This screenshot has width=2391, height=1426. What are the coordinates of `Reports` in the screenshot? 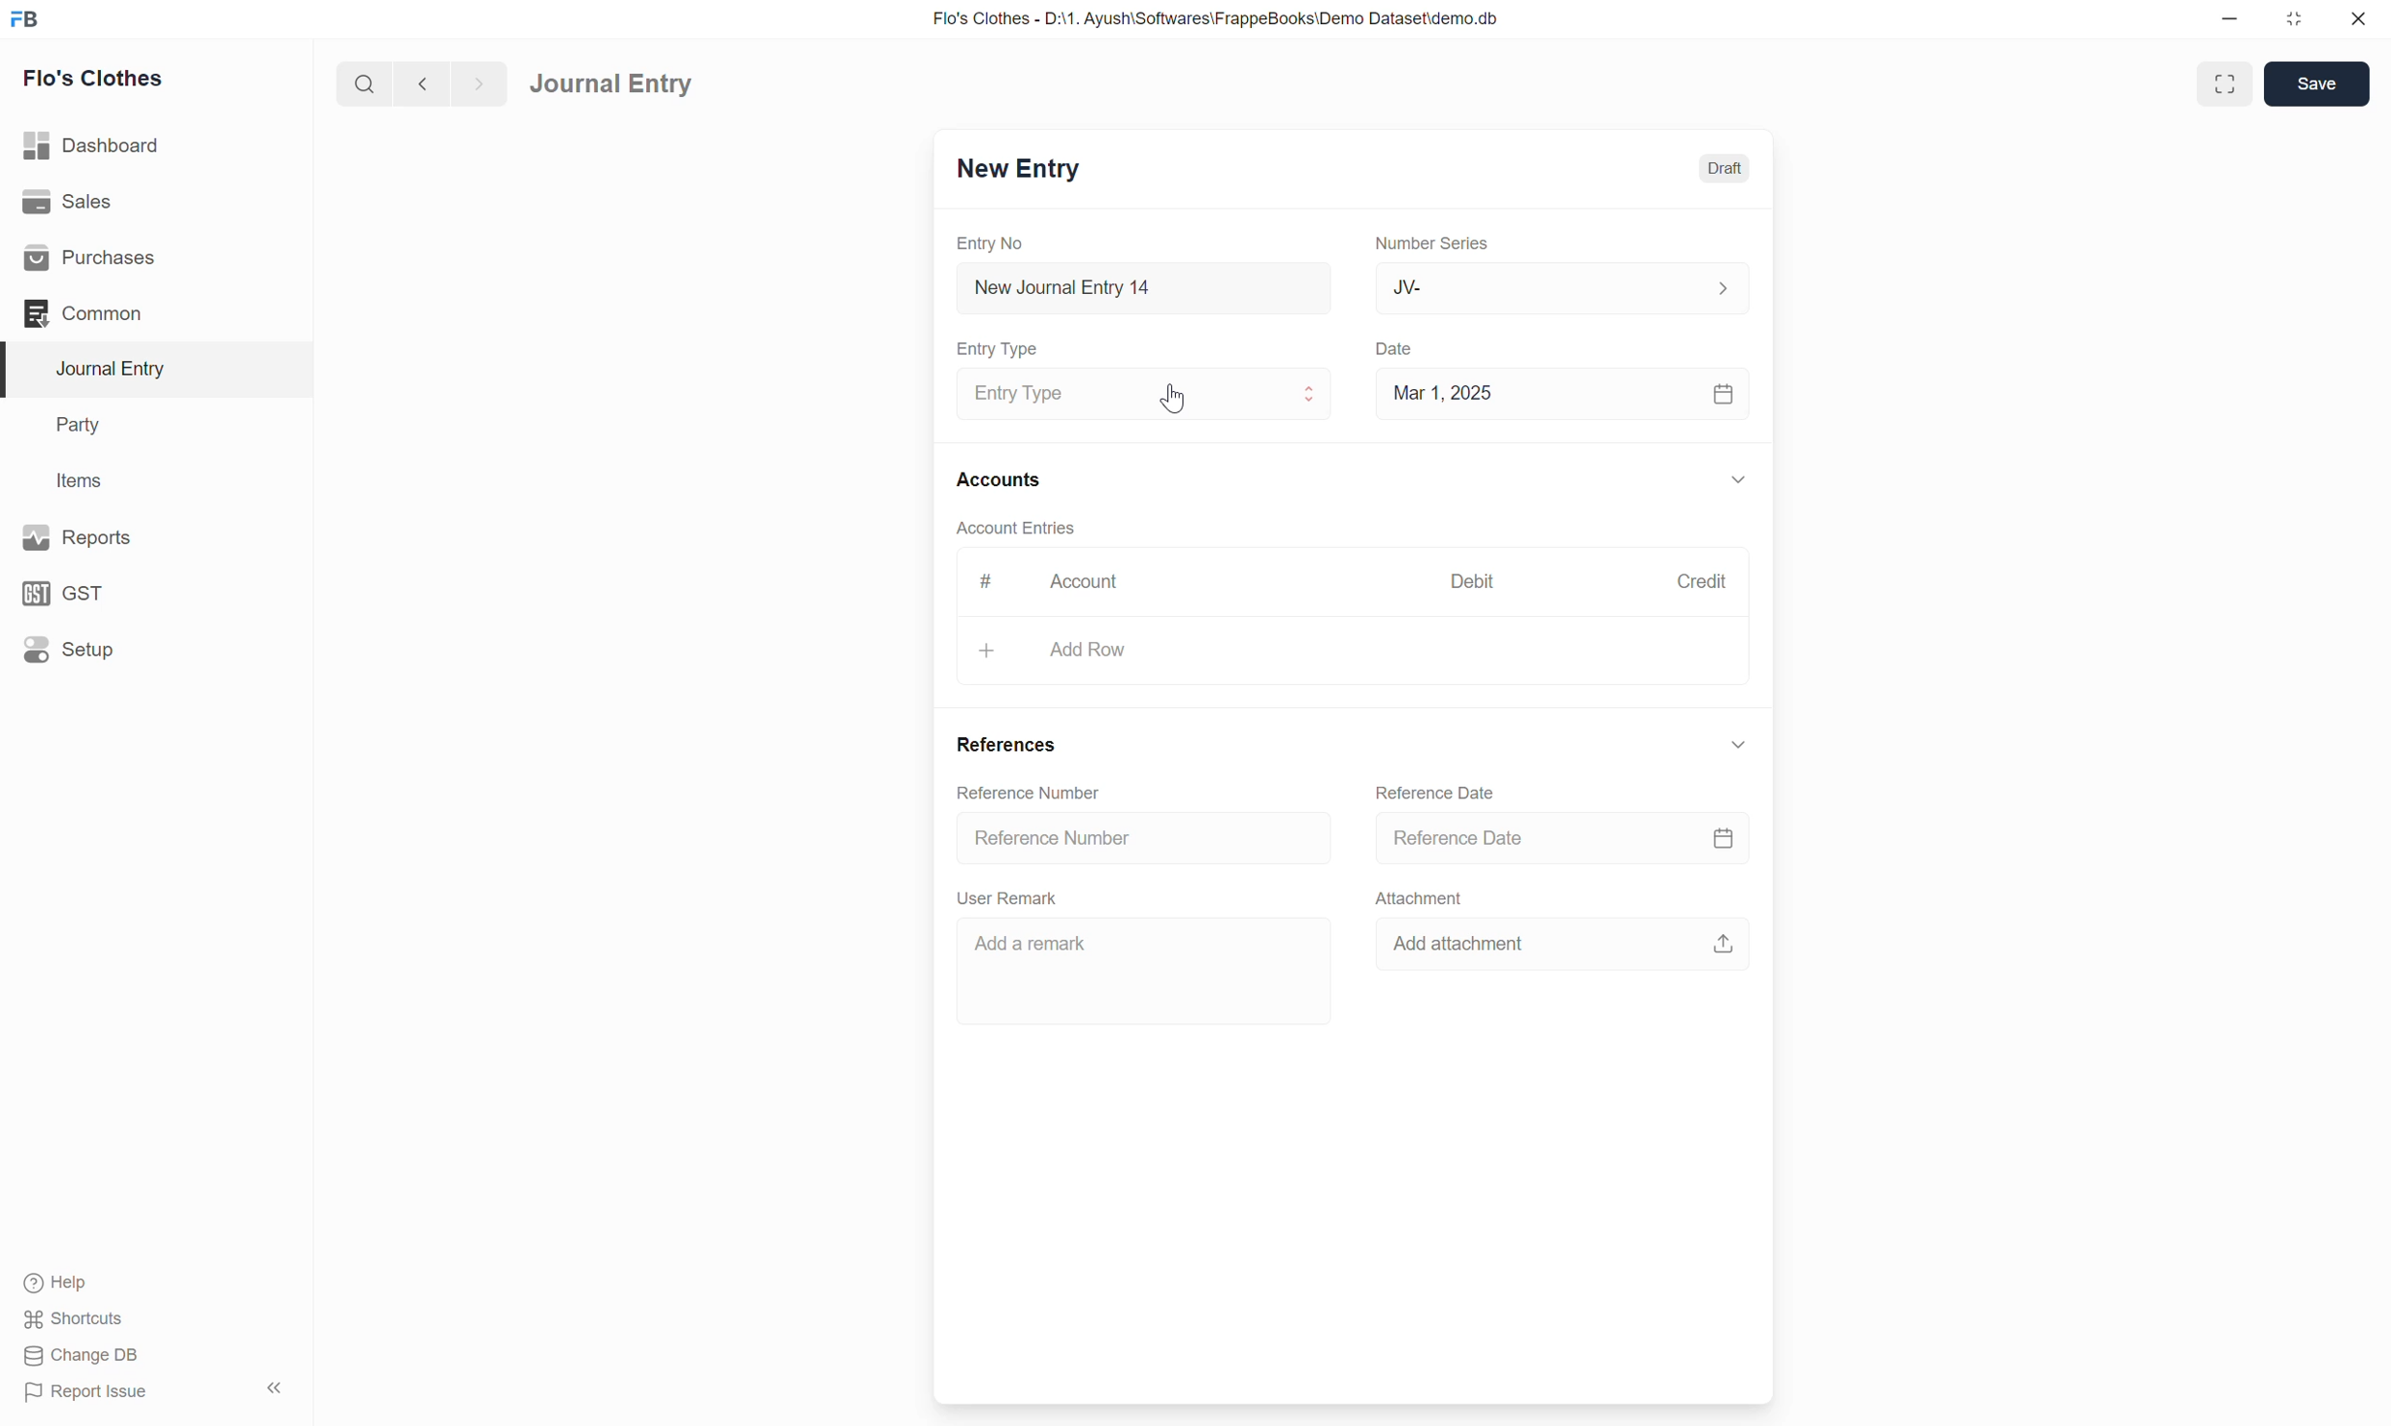 It's located at (84, 536).